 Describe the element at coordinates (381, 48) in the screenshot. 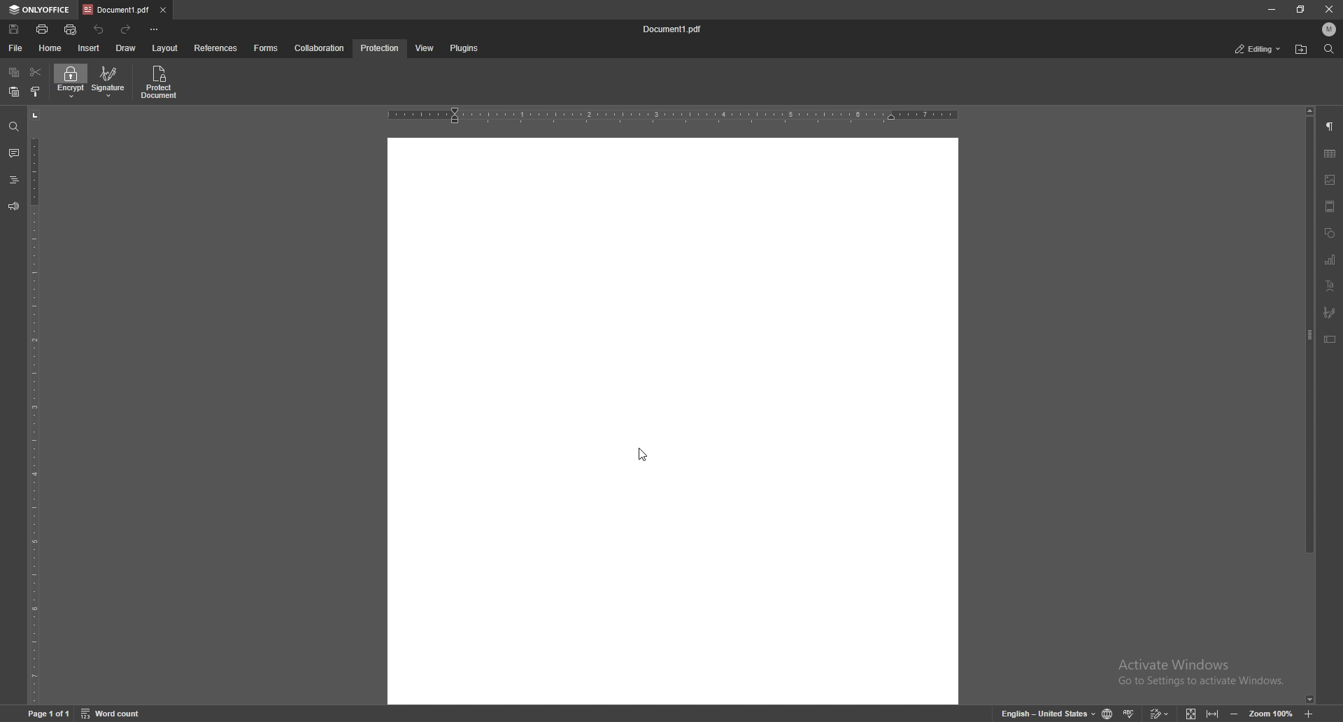

I see `protection` at that location.